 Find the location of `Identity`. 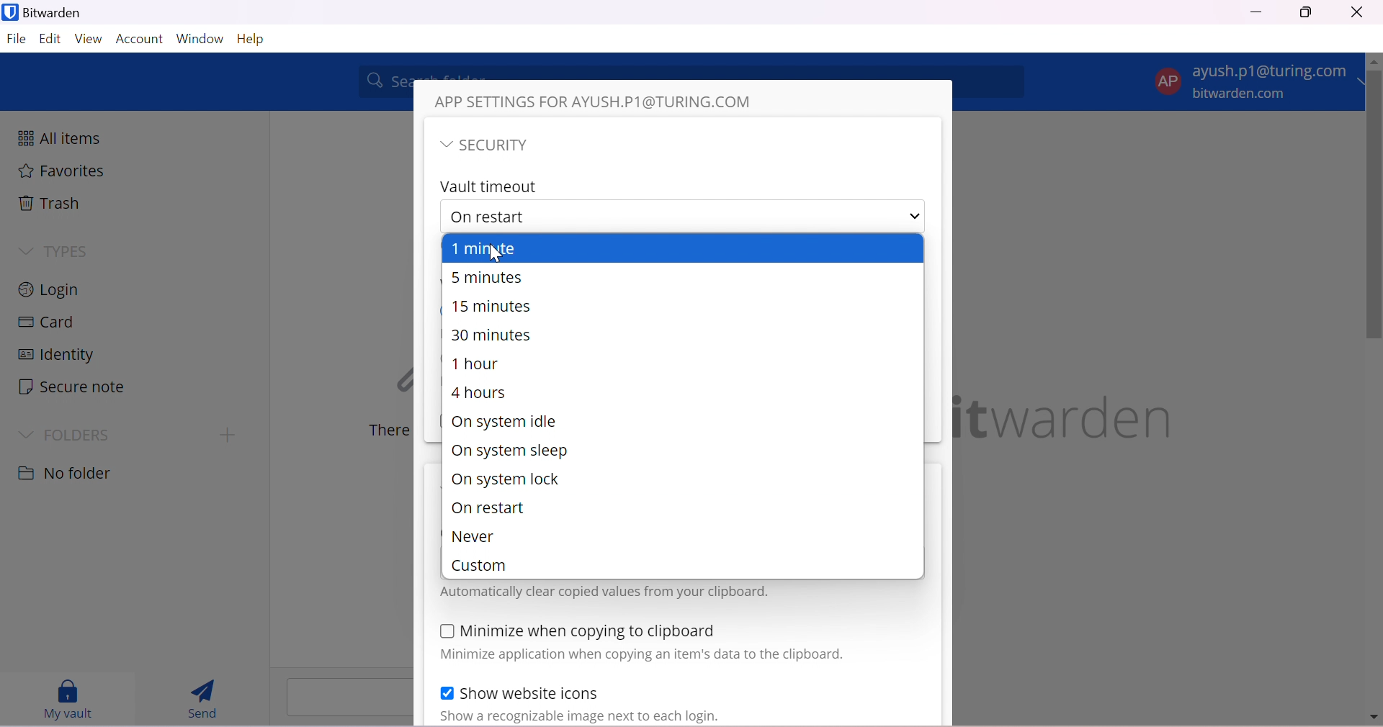

Identity is located at coordinates (55, 355).